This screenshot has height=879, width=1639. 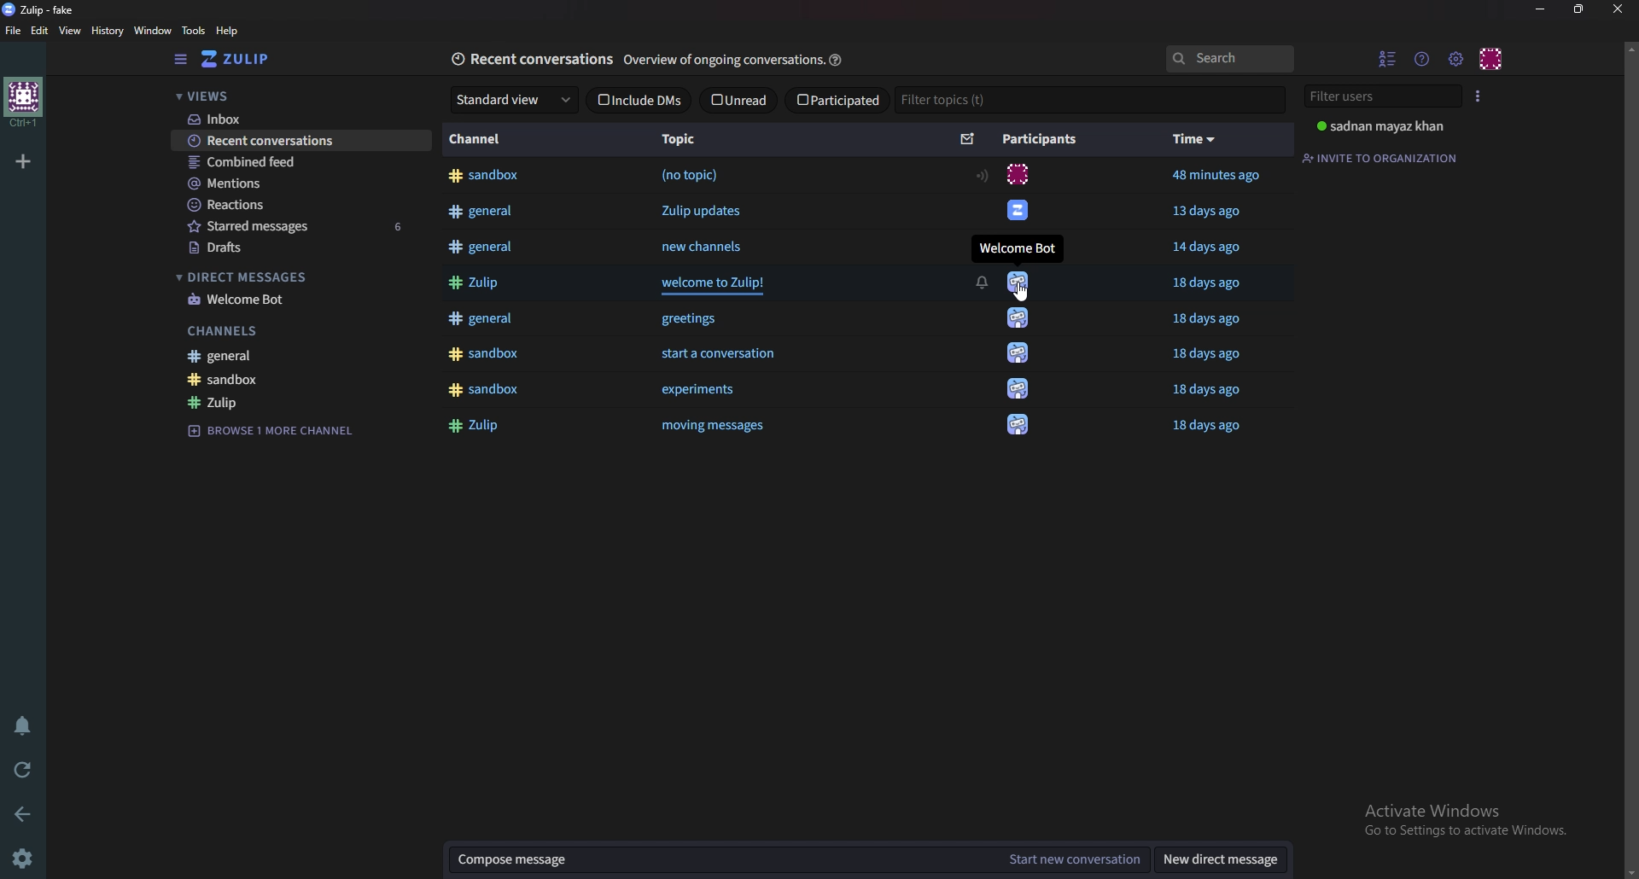 I want to click on 13 days ago, so click(x=1212, y=210).